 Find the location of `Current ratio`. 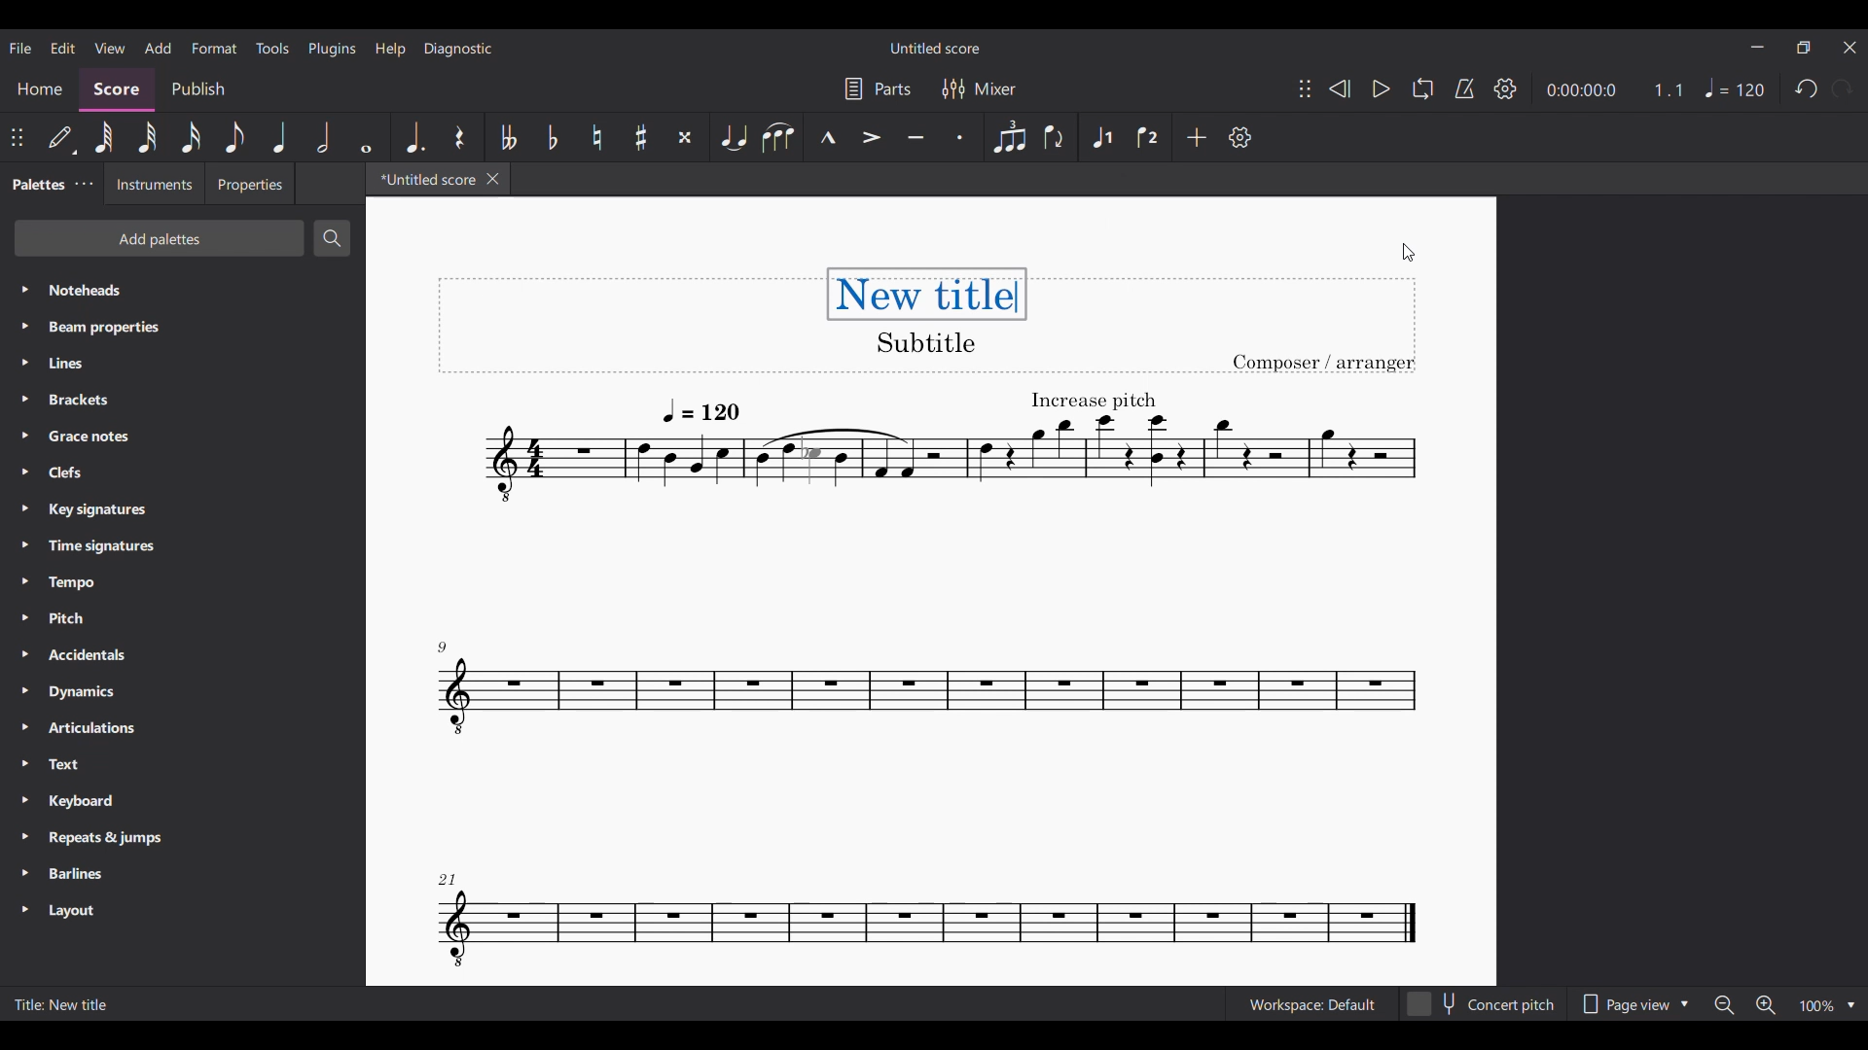

Current ratio is located at coordinates (1668, 89).